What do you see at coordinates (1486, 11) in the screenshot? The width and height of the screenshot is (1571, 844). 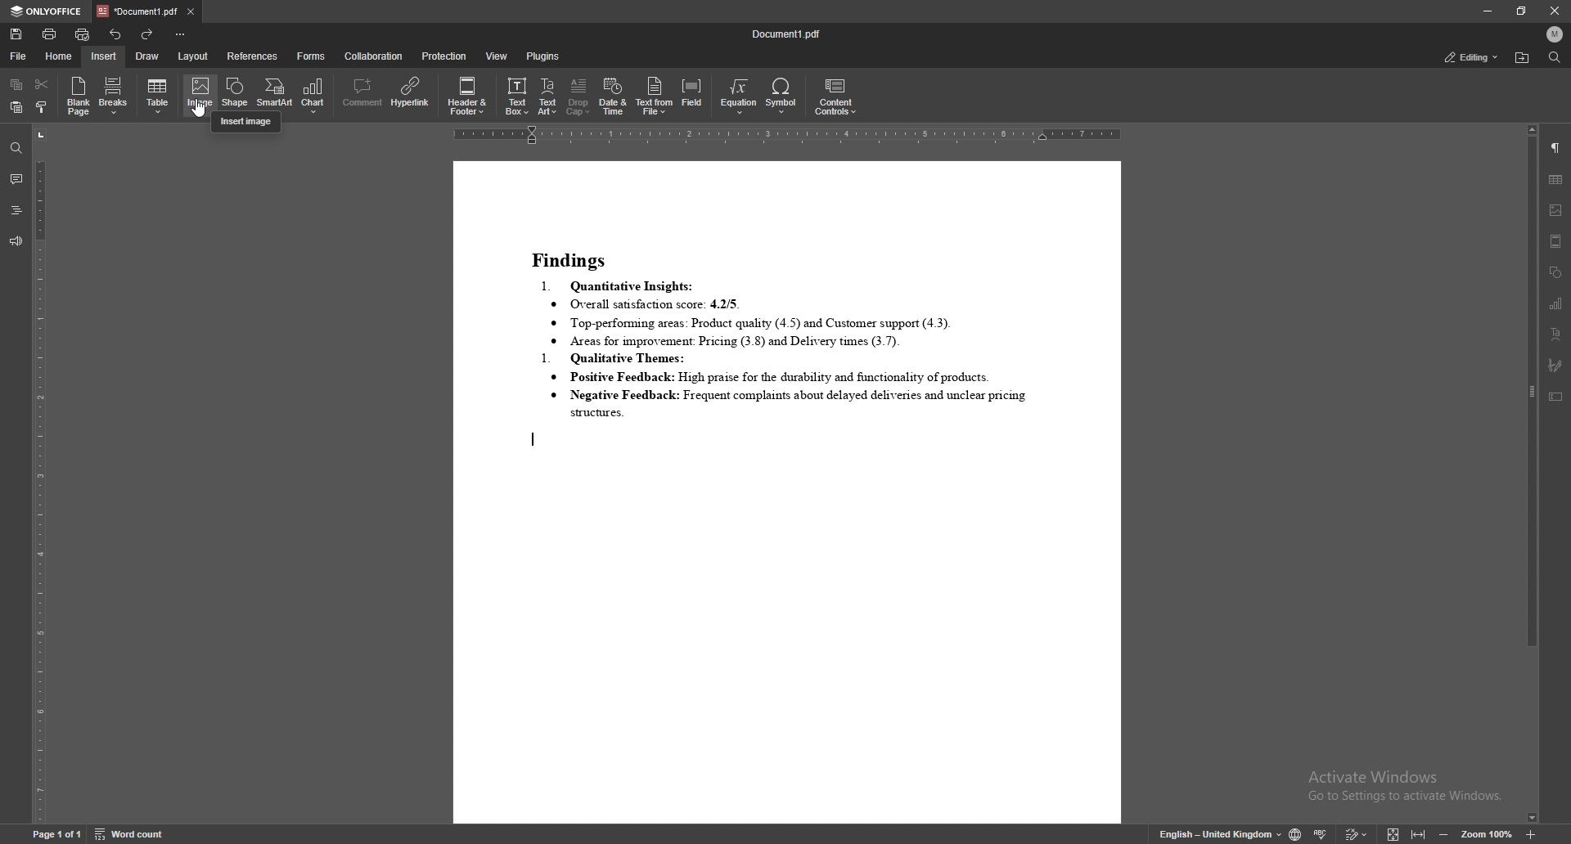 I see `minimize` at bounding box center [1486, 11].